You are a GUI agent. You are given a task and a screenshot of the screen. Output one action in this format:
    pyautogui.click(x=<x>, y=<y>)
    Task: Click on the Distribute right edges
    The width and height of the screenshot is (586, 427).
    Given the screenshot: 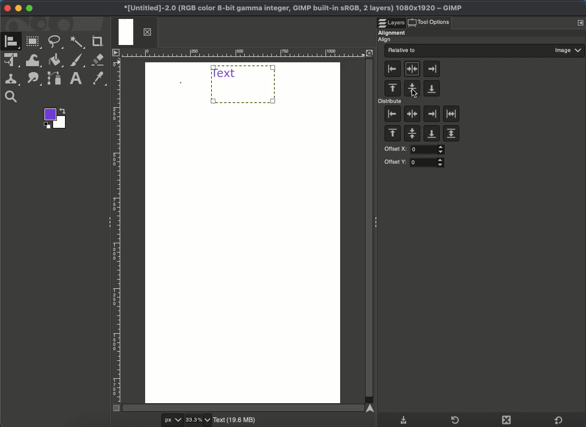 What is the action you would take?
    pyautogui.click(x=431, y=114)
    